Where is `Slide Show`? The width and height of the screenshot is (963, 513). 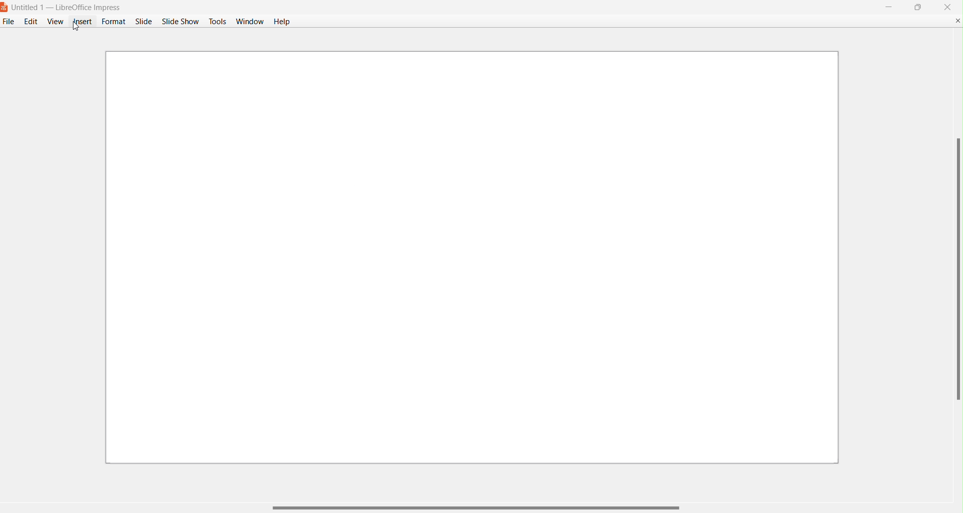 Slide Show is located at coordinates (181, 22).